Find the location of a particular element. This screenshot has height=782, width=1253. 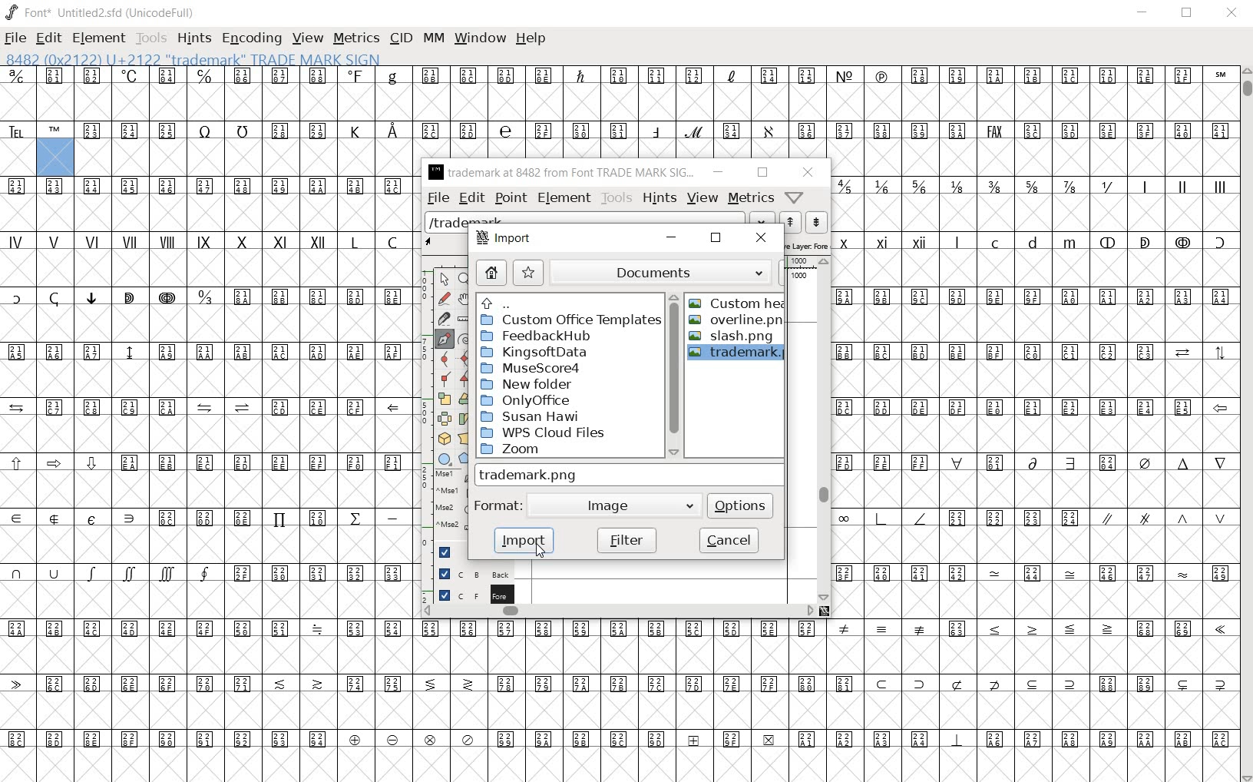

close is located at coordinates (765, 238).